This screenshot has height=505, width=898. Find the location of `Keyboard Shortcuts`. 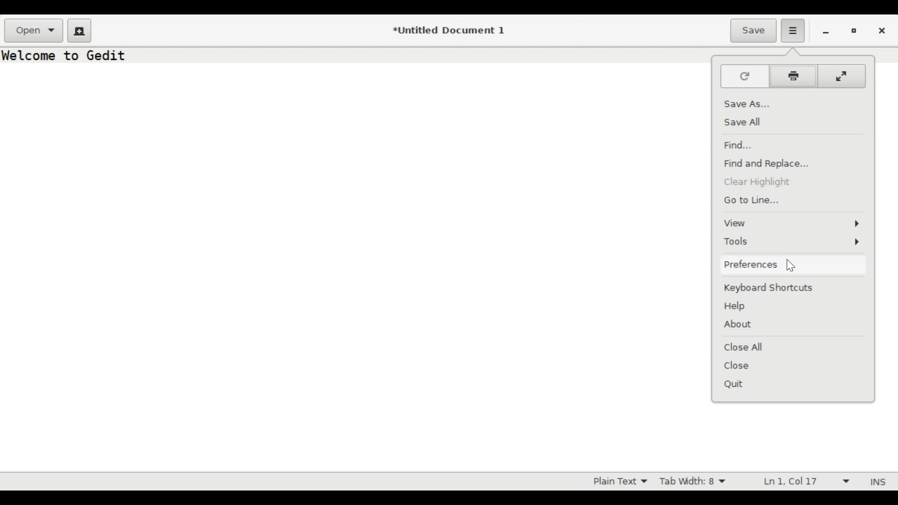

Keyboard Shortcuts is located at coordinates (771, 288).